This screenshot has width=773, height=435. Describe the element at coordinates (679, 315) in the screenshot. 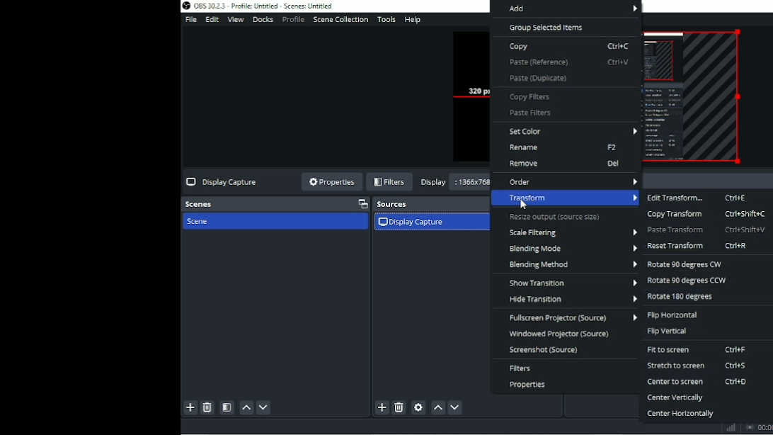

I see `Flip horizontal` at that location.